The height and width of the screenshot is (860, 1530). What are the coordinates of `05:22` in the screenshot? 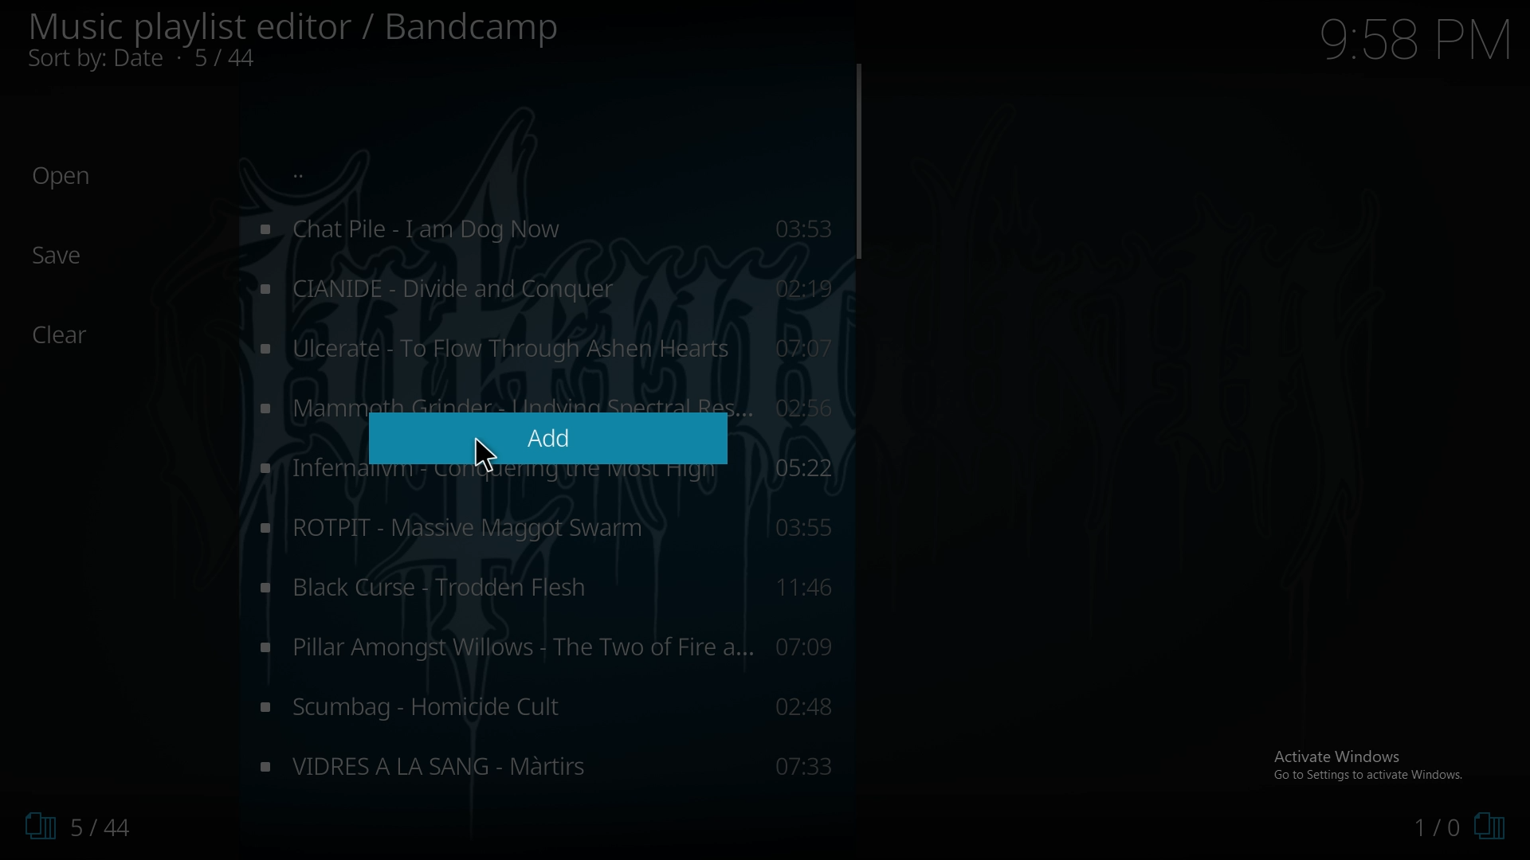 It's located at (811, 469).